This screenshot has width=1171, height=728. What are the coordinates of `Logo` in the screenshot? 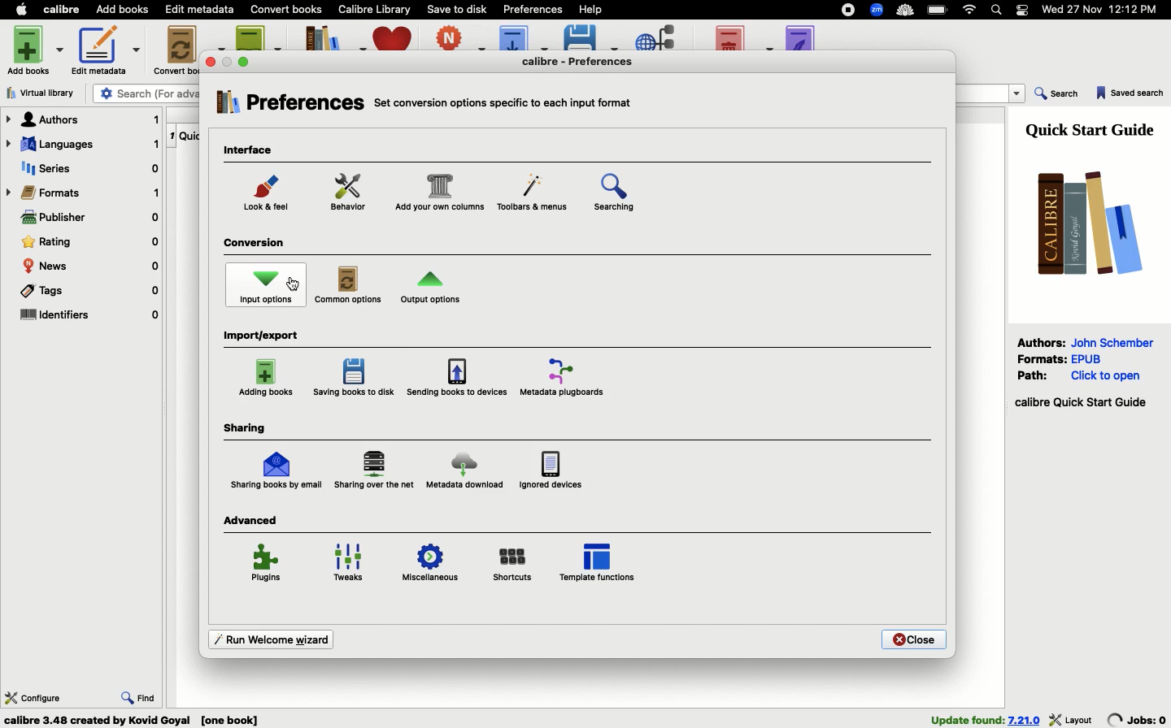 It's located at (1084, 222).